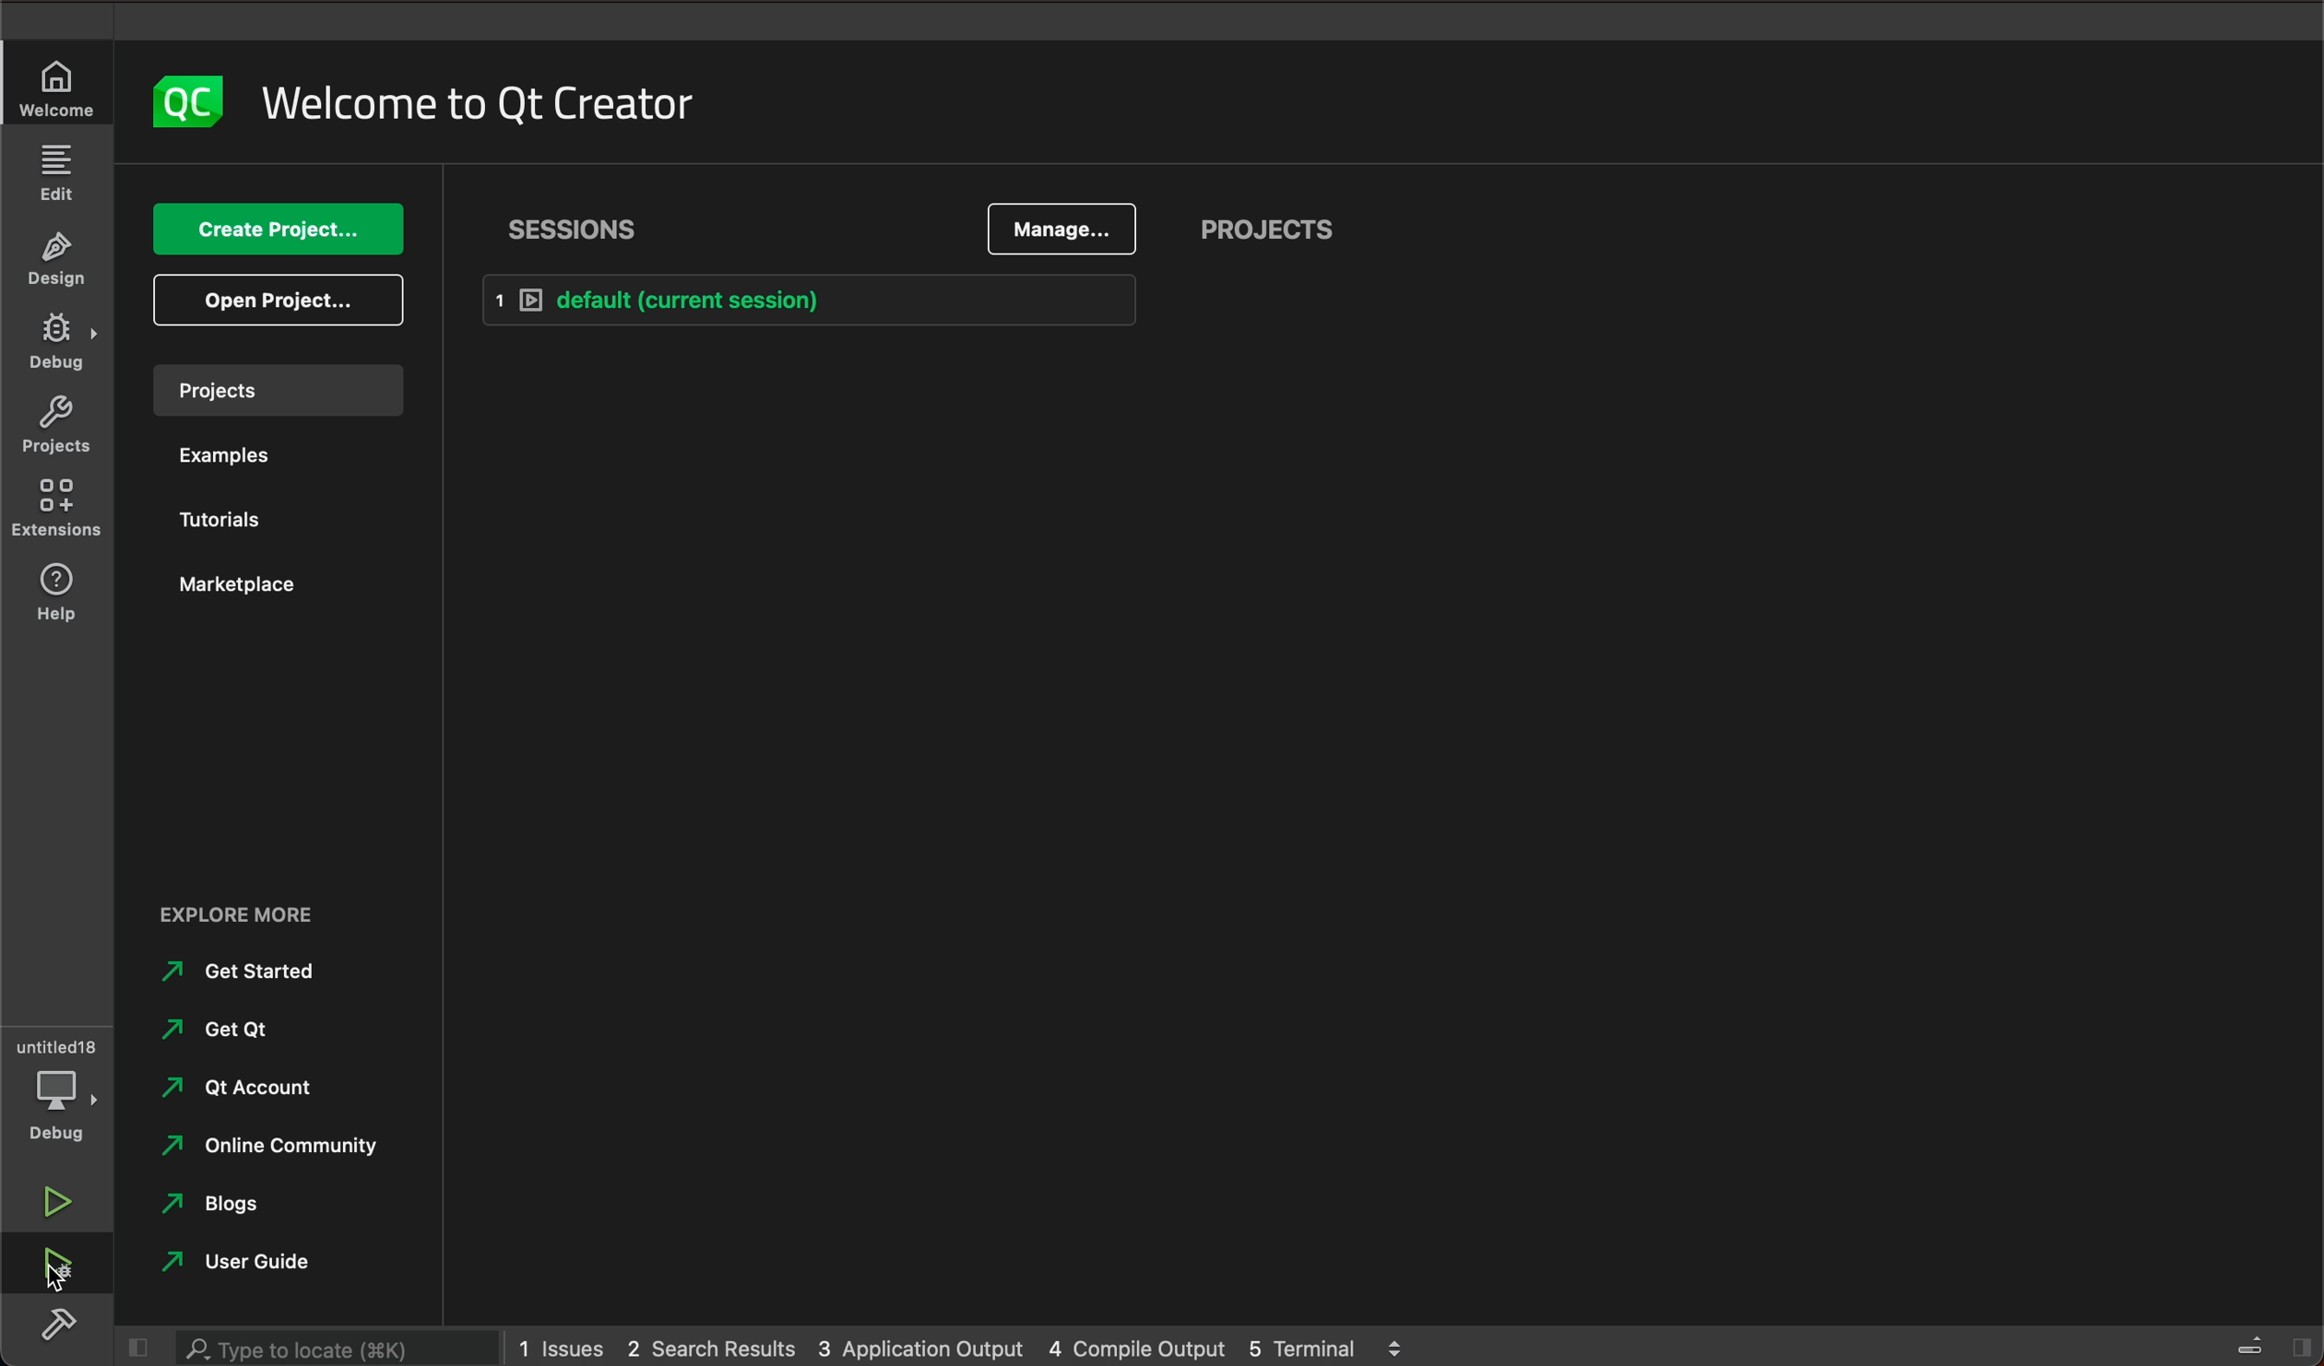 The width and height of the screenshot is (2324, 1366). Describe the element at coordinates (279, 231) in the screenshot. I see `create` at that location.